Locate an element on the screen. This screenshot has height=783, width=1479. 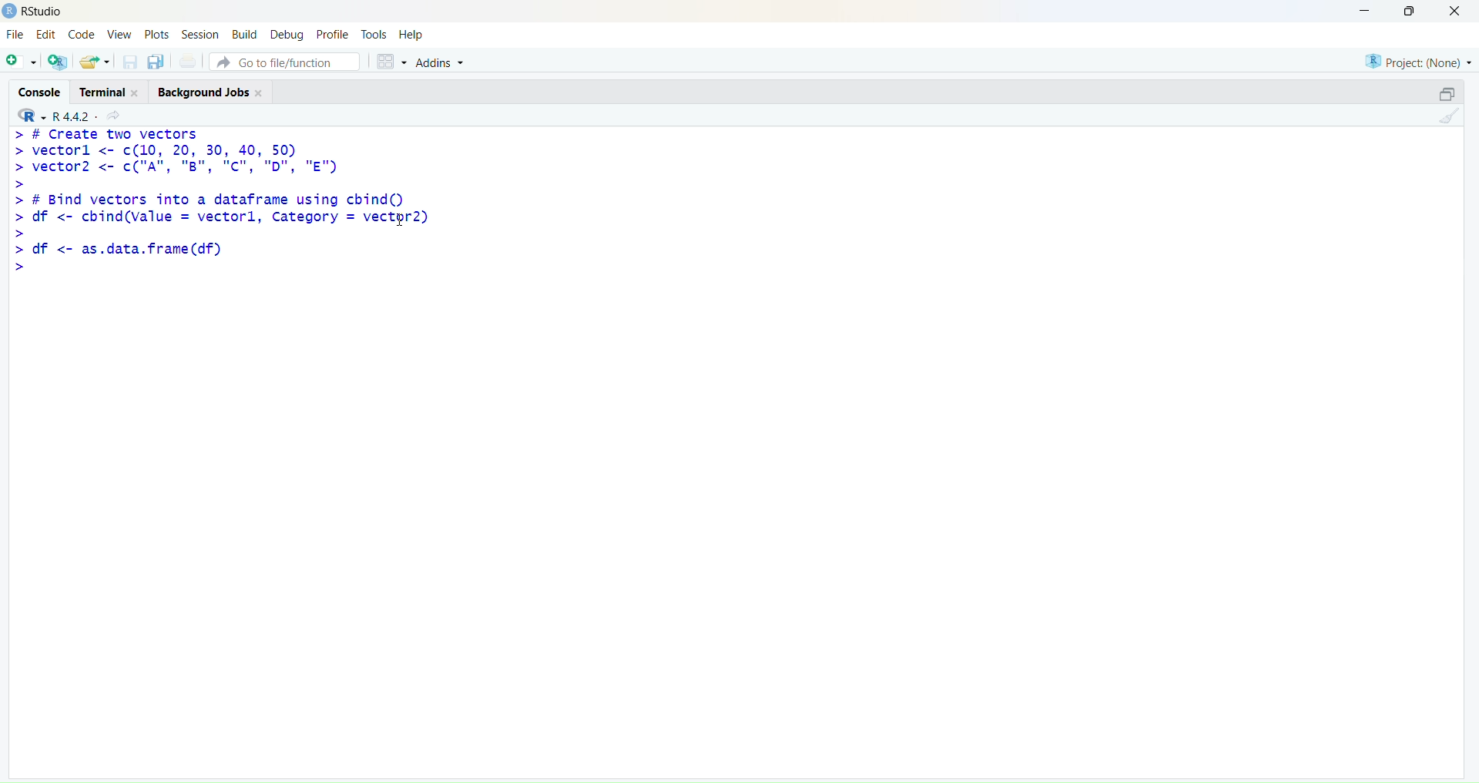
File is located at coordinates (17, 34).